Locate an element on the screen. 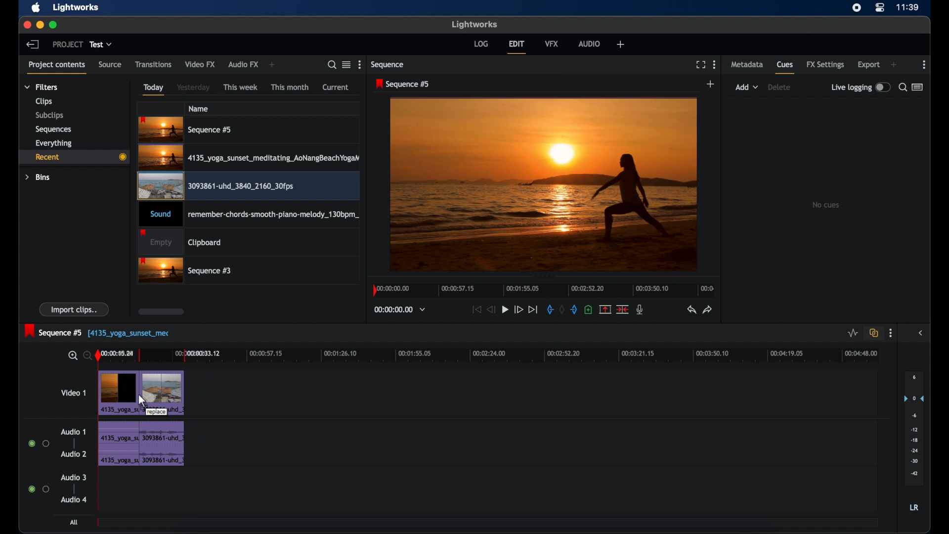 This screenshot has width=949, height=534. video 1 is located at coordinates (75, 393).